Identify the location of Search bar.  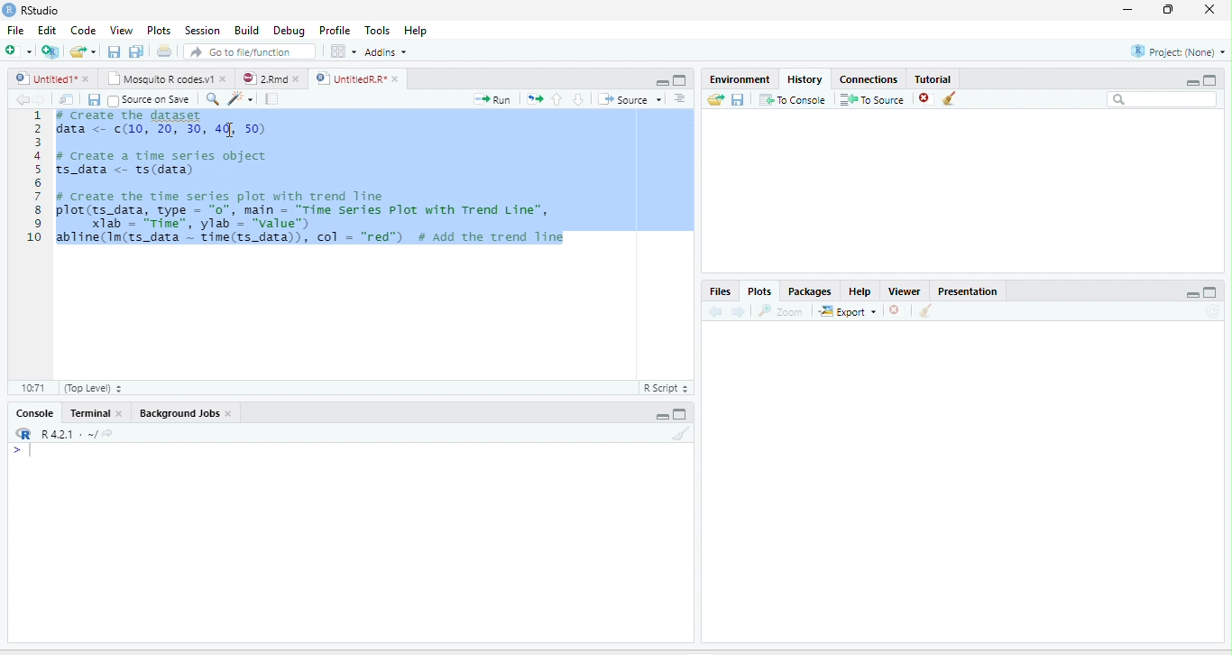
(1162, 99).